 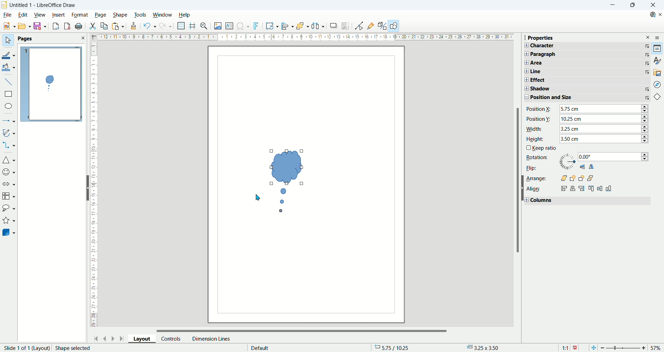 I want to click on Rotation, so click(x=537, y=157).